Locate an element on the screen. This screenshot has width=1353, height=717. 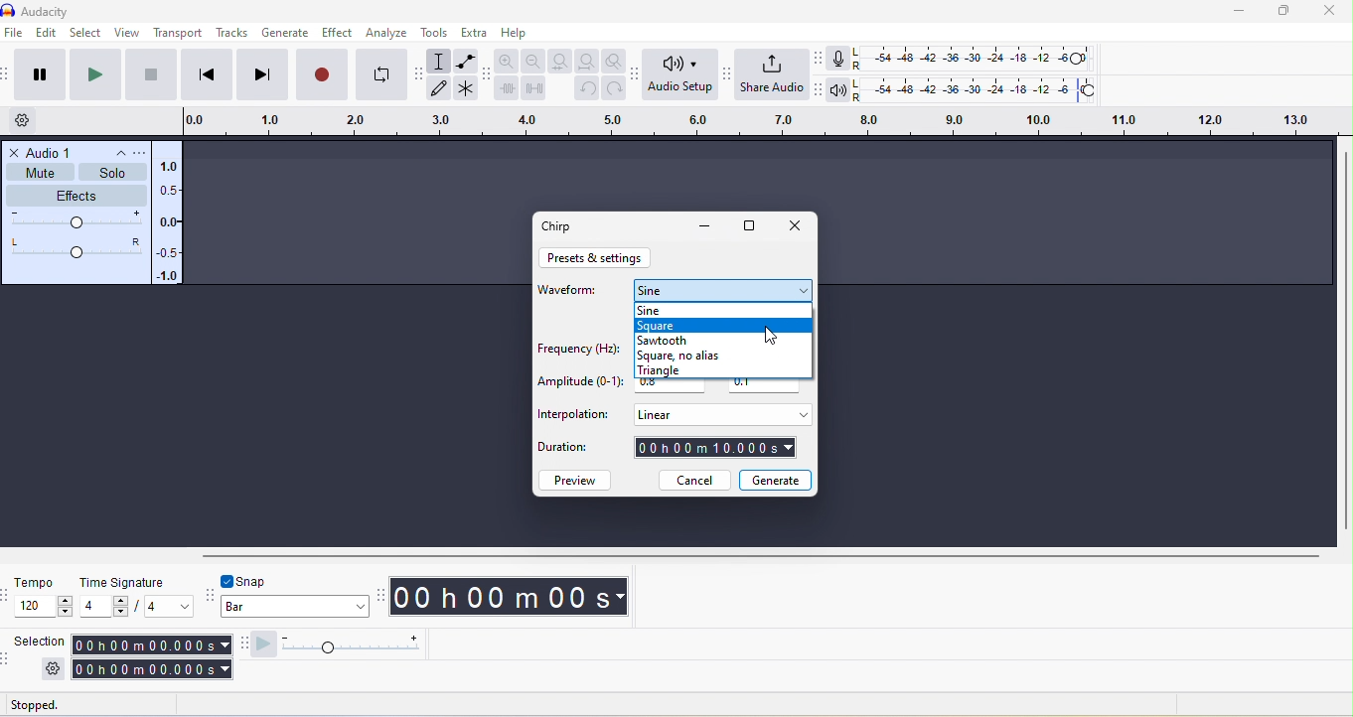
view is located at coordinates (125, 32).